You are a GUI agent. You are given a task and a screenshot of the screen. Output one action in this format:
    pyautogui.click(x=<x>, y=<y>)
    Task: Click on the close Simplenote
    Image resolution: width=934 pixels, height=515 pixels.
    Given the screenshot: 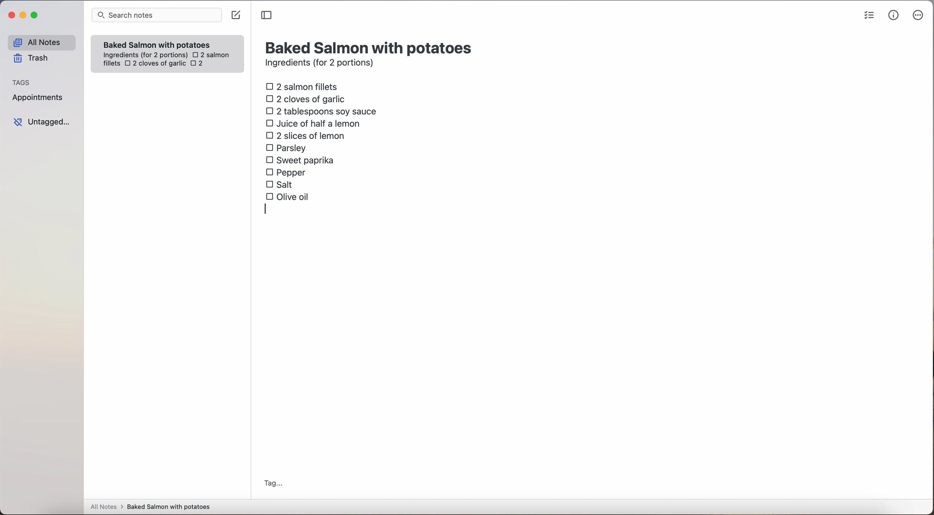 What is the action you would take?
    pyautogui.click(x=11, y=16)
    